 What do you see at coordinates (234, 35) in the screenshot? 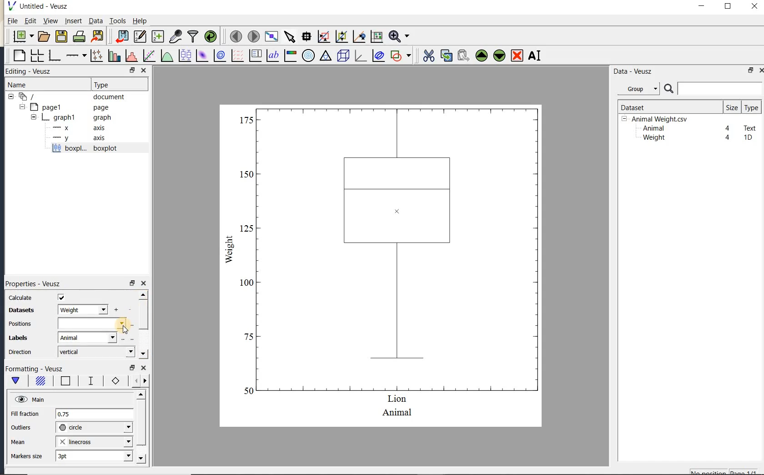
I see `move to the previous page` at bounding box center [234, 35].